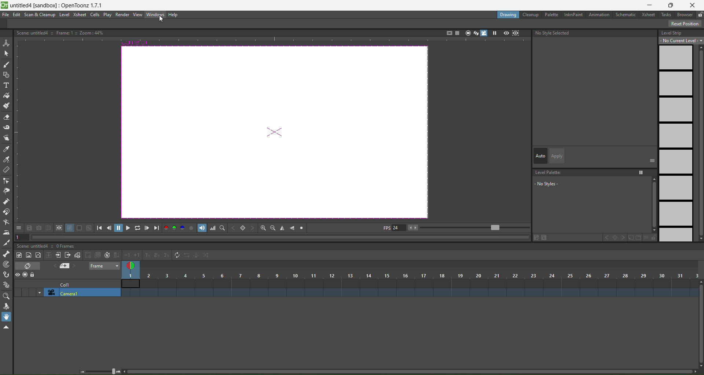  What do you see at coordinates (508, 15) in the screenshot?
I see `drawing` at bounding box center [508, 15].